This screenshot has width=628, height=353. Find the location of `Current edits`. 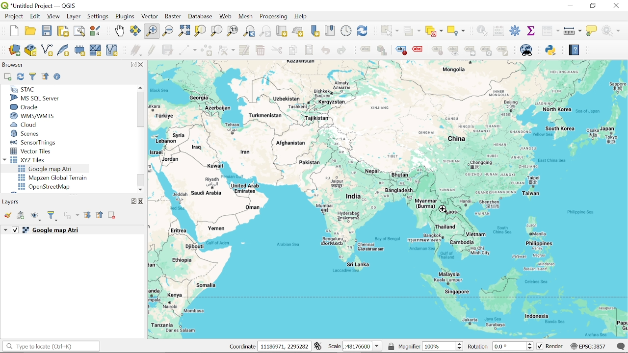

Current edits is located at coordinates (137, 51).